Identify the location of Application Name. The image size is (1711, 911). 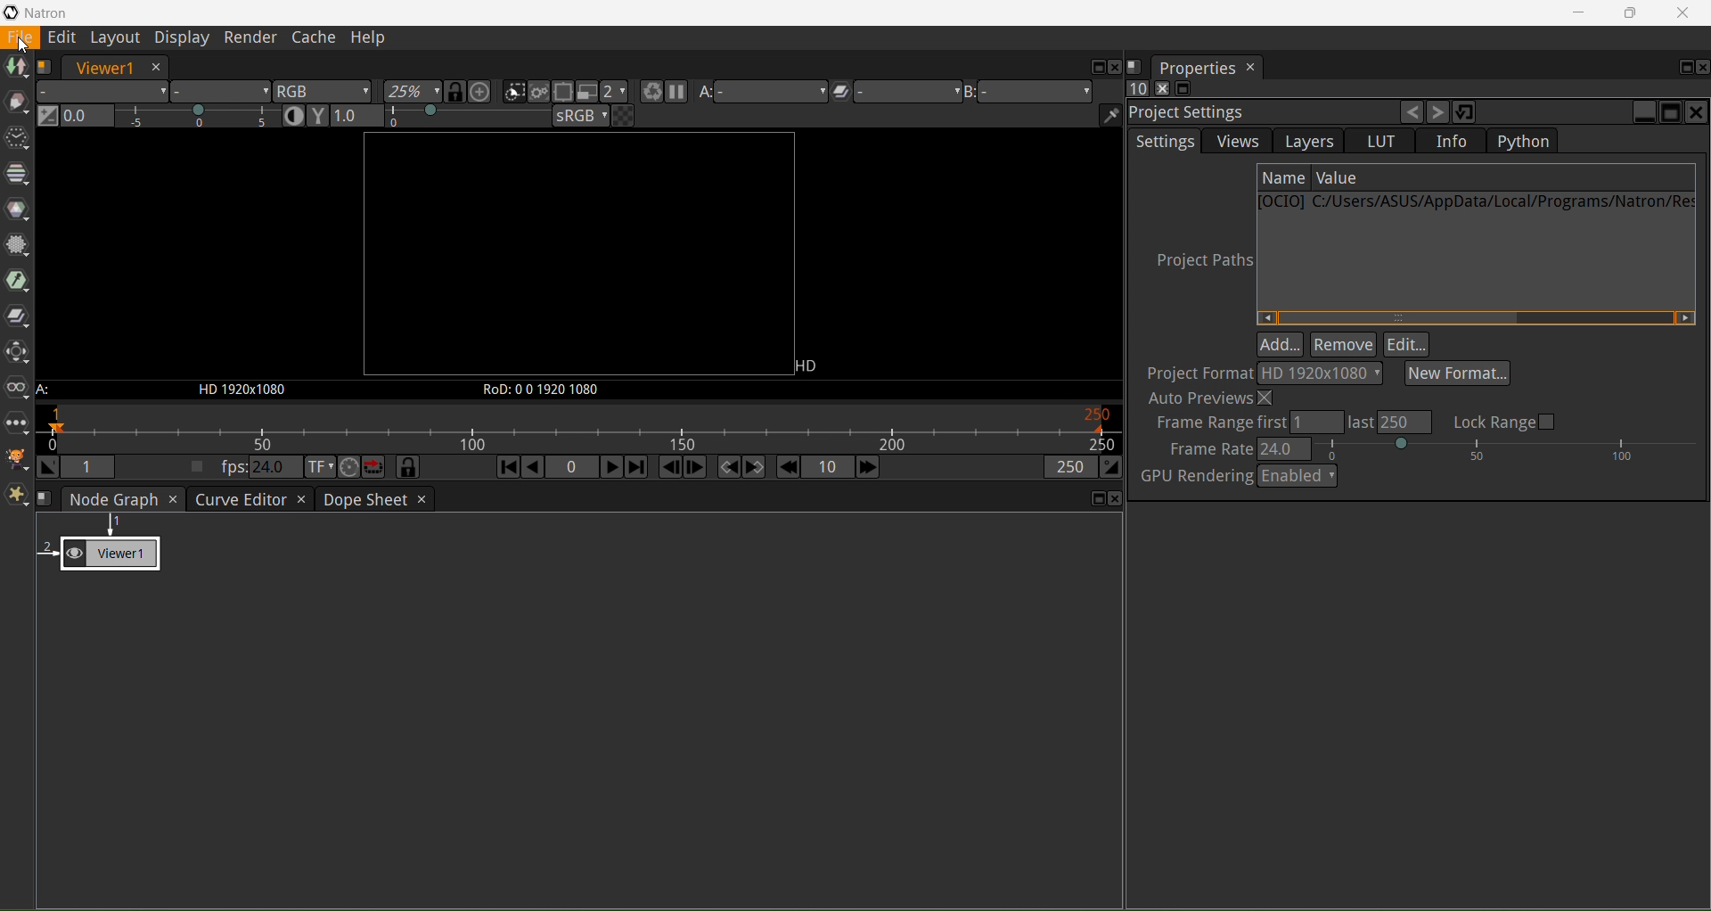
(47, 12).